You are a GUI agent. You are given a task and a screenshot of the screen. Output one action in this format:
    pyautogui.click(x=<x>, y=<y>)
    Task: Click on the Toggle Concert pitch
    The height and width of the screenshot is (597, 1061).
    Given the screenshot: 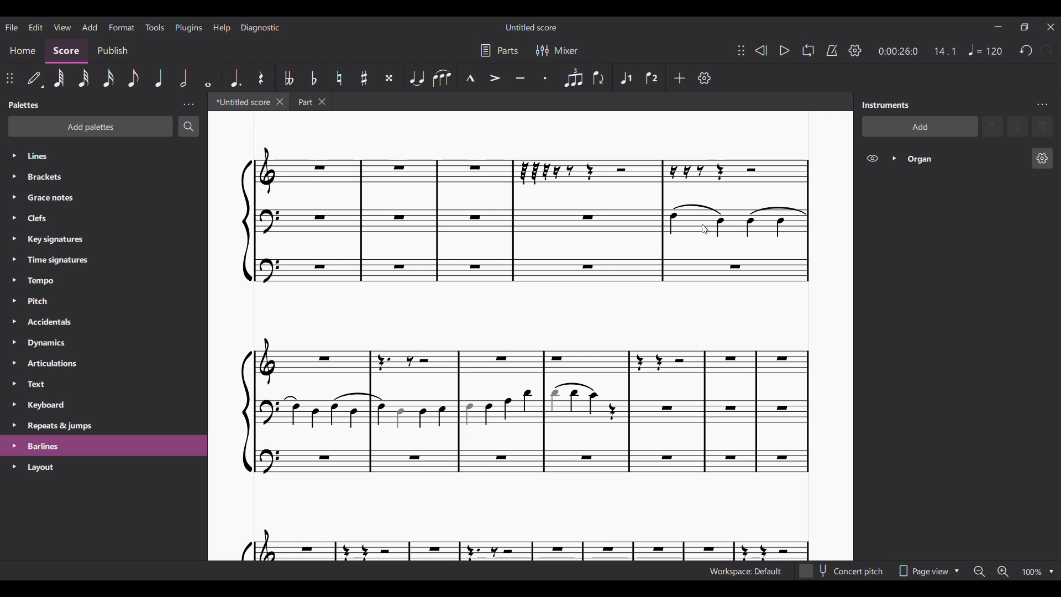 What is the action you would take?
    pyautogui.click(x=842, y=571)
    